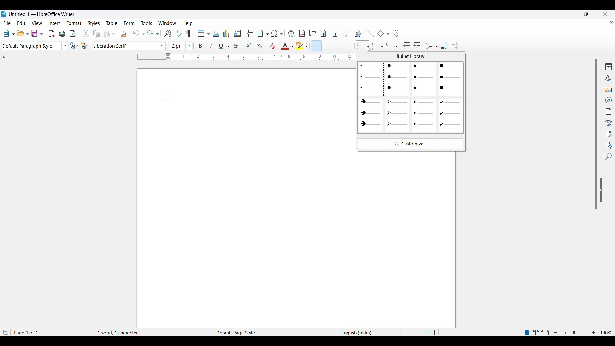 The width and height of the screenshot is (615, 346). I want to click on insert table, so click(203, 34).